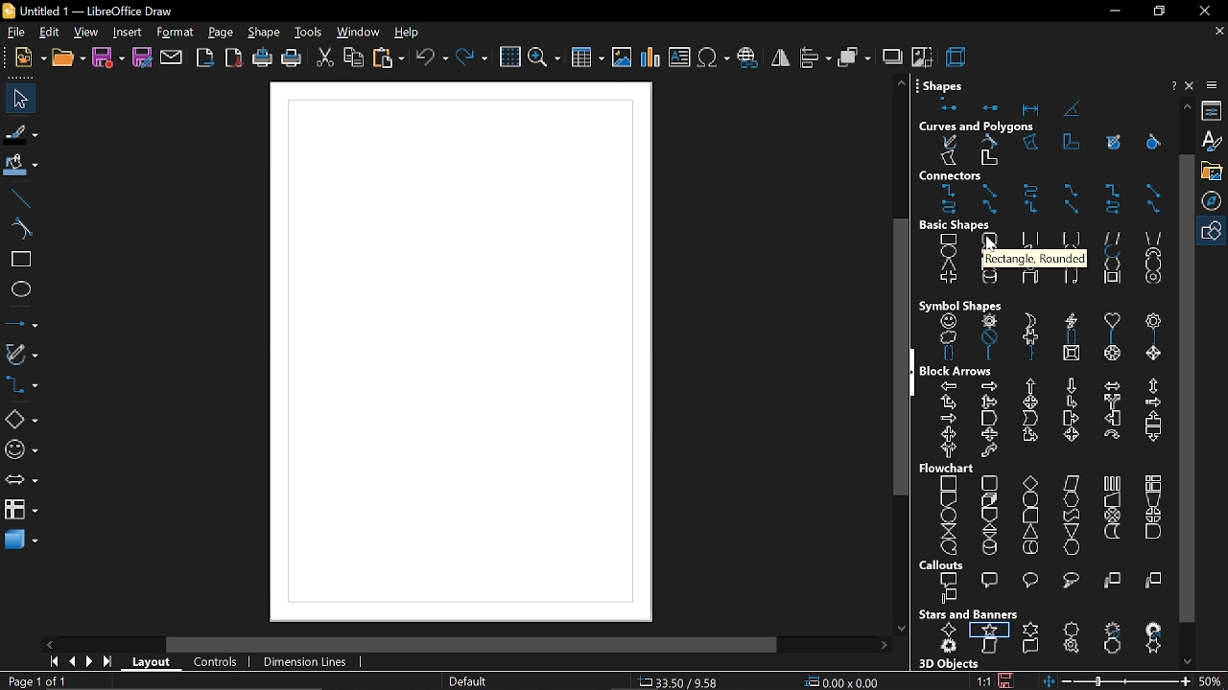 The image size is (1228, 690). I want to click on basic shapes, so click(1214, 232).